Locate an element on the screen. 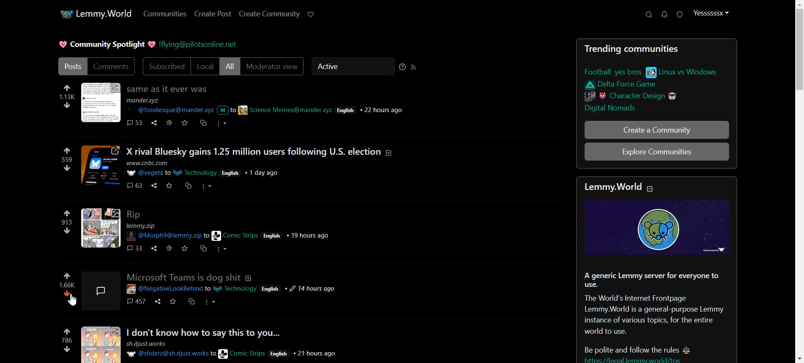 The height and width of the screenshot is (363, 804). Home page is located at coordinates (93, 13).